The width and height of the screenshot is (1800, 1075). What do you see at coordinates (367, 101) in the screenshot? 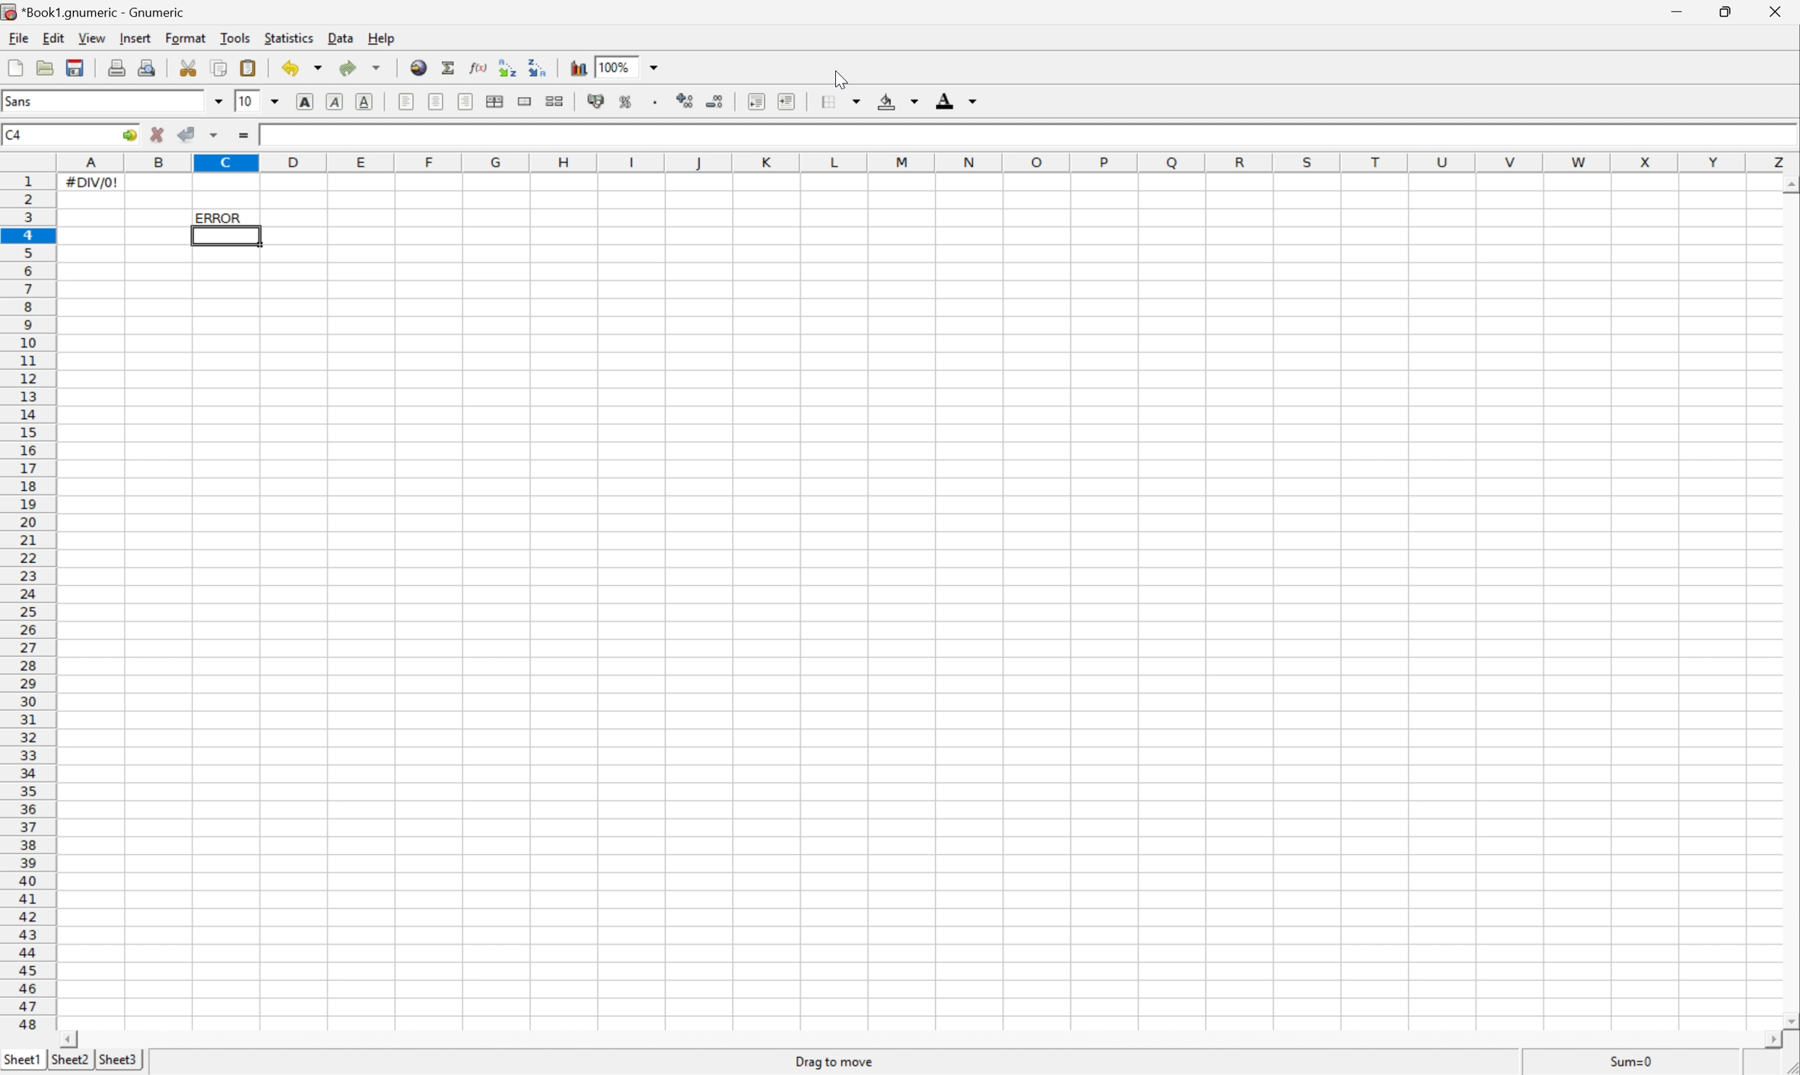
I see `Underline` at bounding box center [367, 101].